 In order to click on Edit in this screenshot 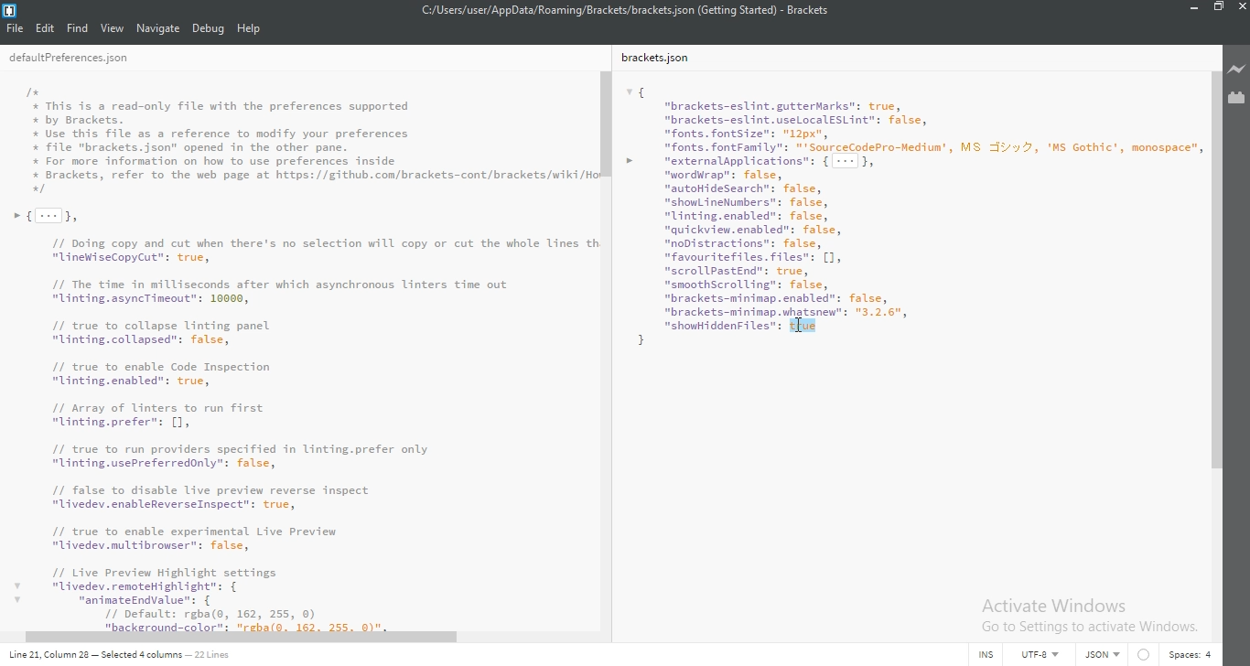, I will do `click(45, 28)`.